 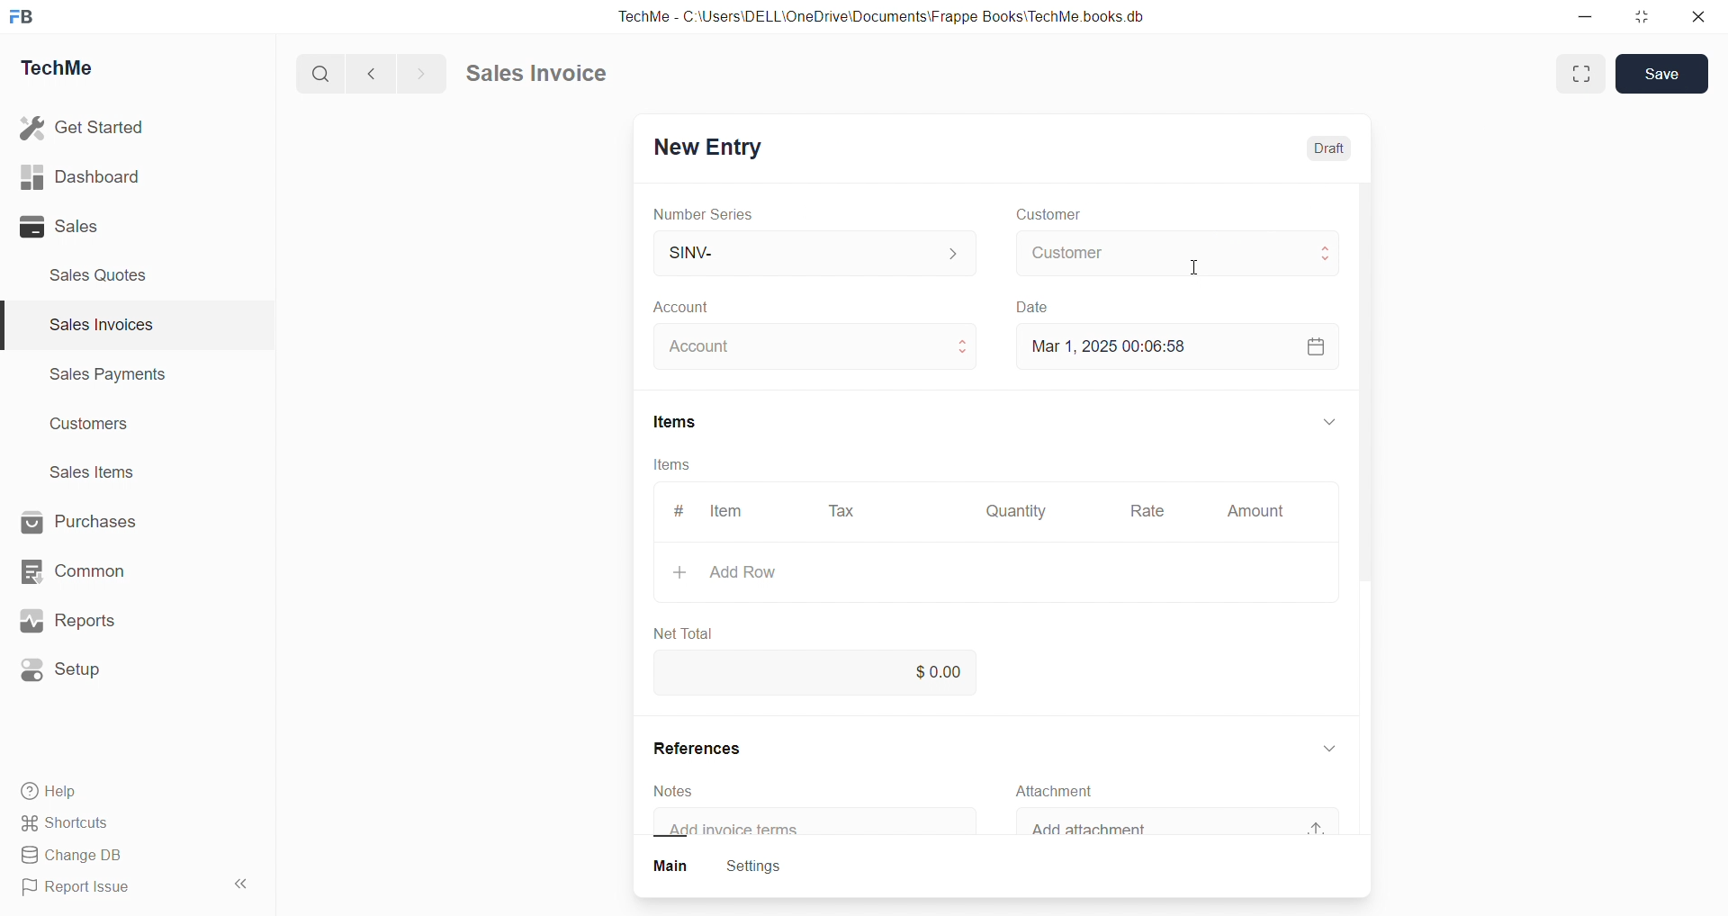 I want to click on  Help, so click(x=58, y=794).